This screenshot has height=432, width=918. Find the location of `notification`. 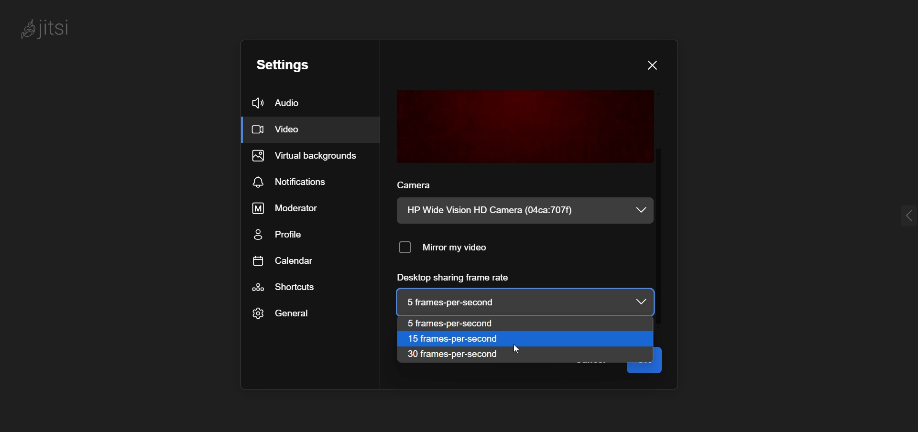

notification is located at coordinates (295, 181).